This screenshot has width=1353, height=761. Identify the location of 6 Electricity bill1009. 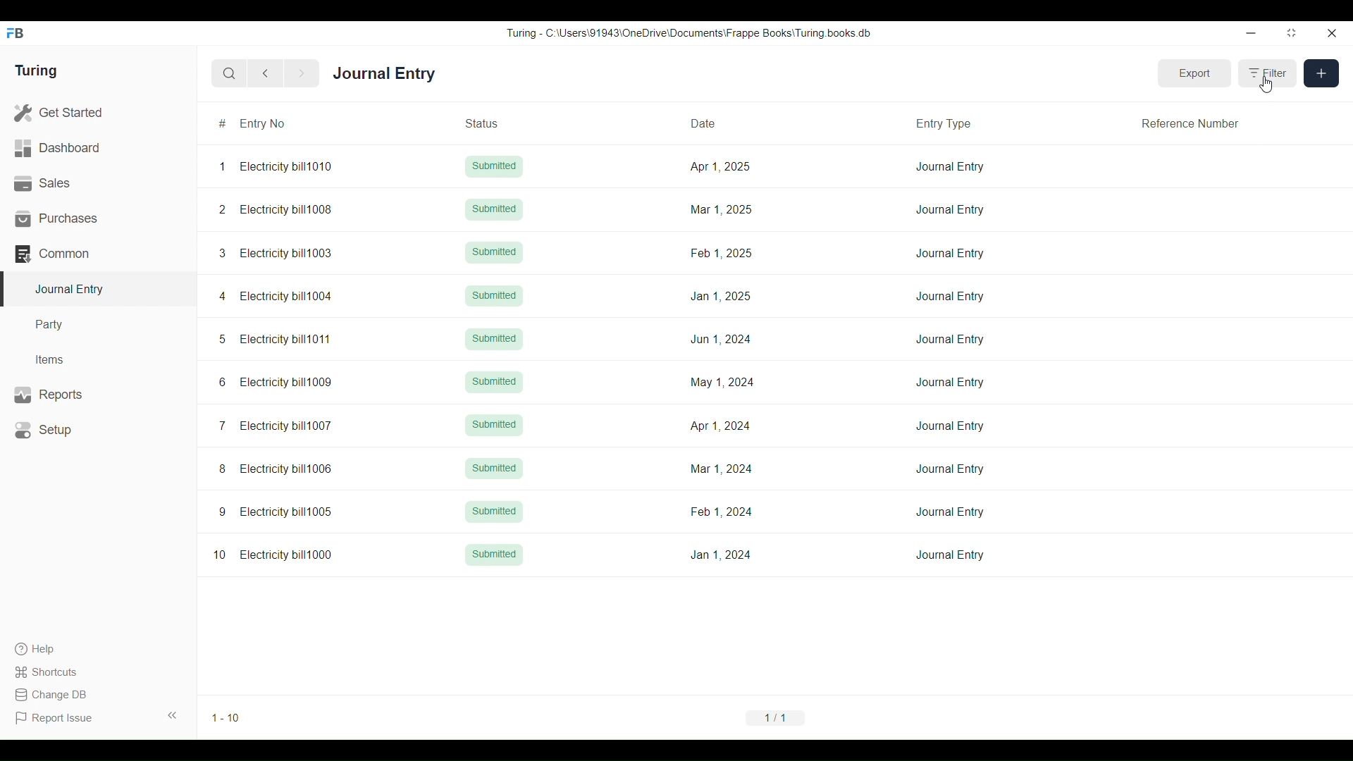
(276, 382).